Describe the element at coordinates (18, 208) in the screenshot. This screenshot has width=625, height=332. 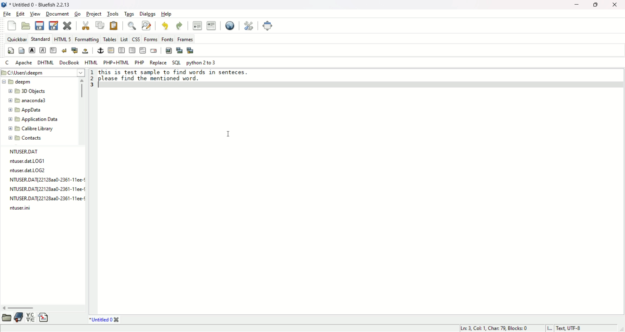
I see `ntuser.ini` at that location.